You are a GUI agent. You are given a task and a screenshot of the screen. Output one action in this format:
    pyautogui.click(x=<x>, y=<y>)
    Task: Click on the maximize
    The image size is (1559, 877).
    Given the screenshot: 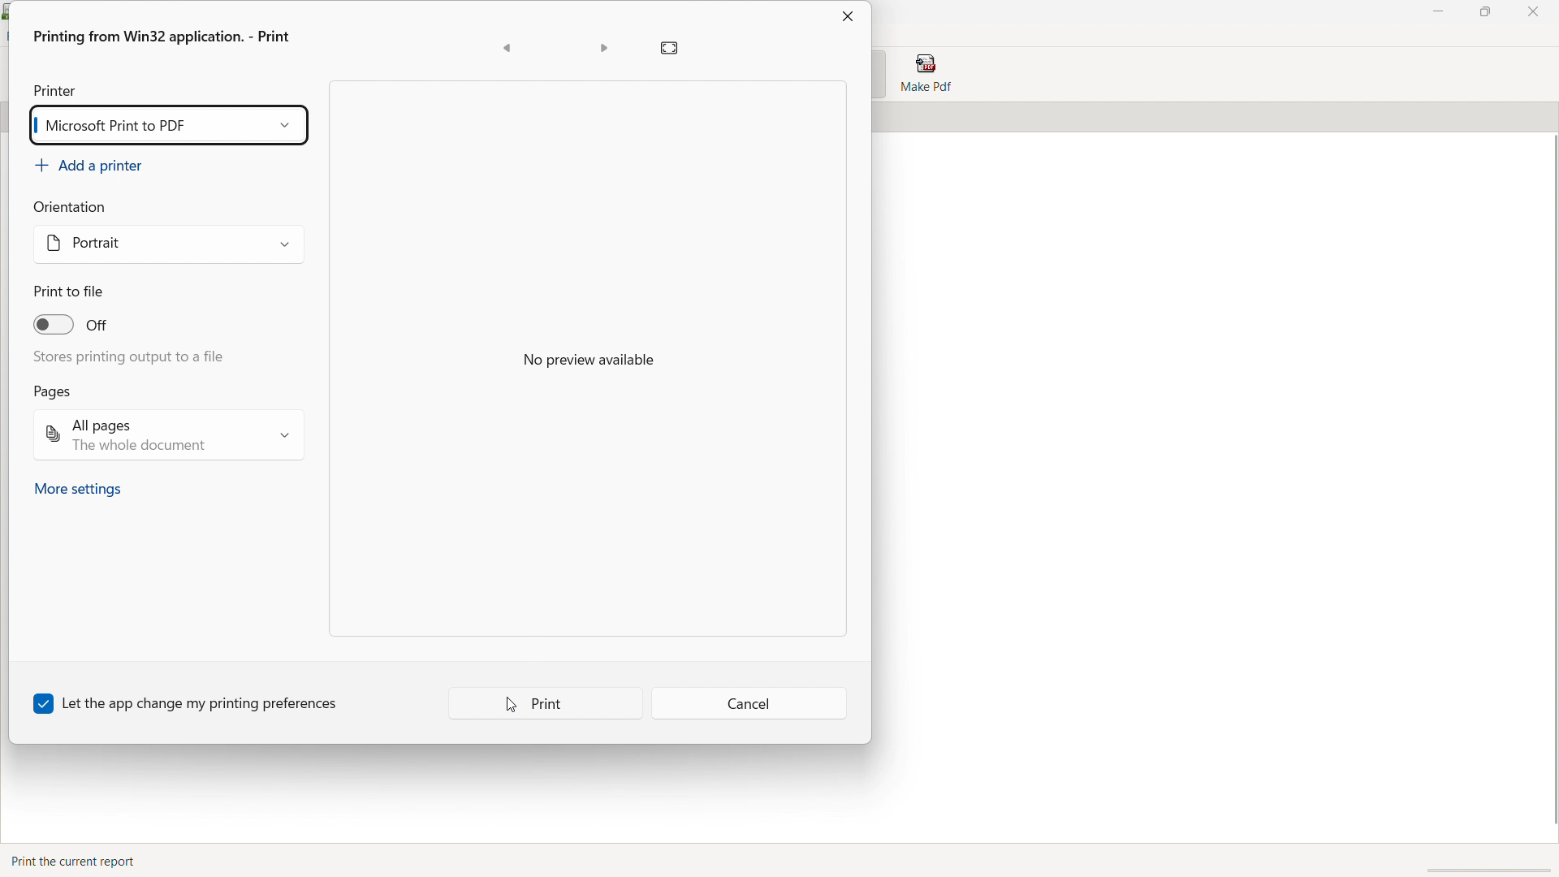 What is the action you would take?
    pyautogui.click(x=1484, y=12)
    